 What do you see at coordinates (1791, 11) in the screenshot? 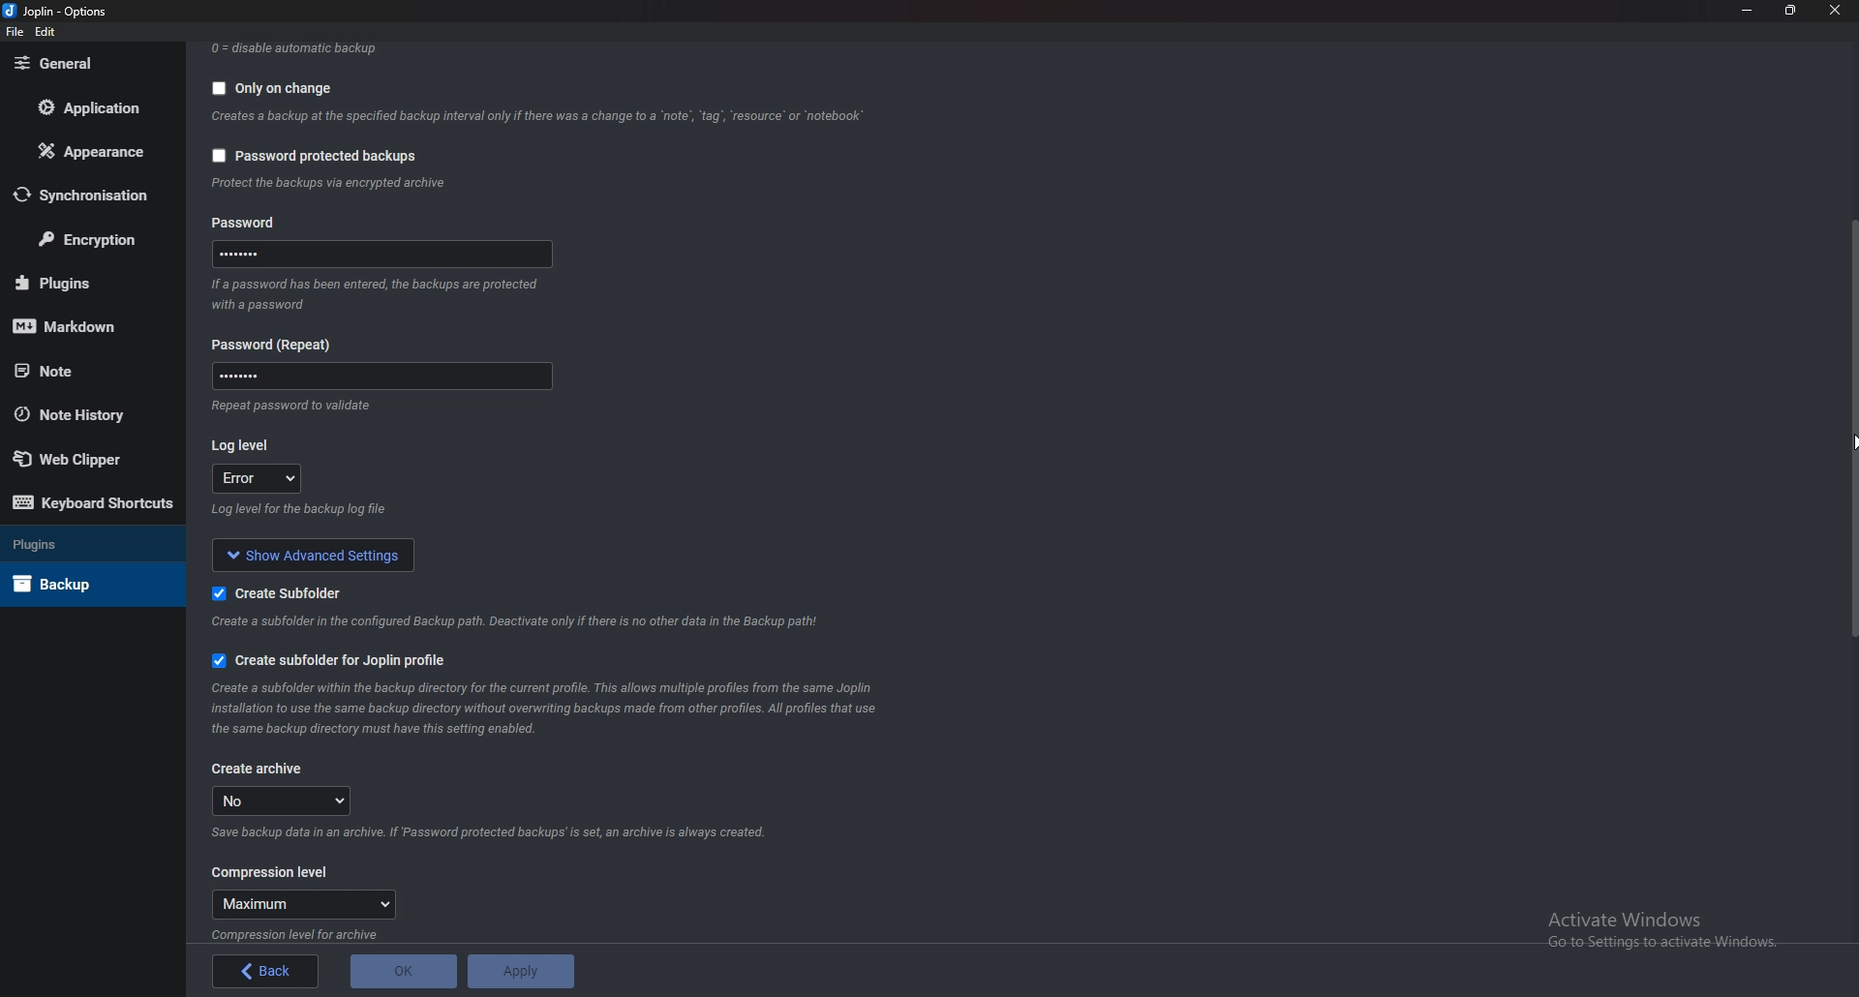
I see `Resize` at bounding box center [1791, 11].